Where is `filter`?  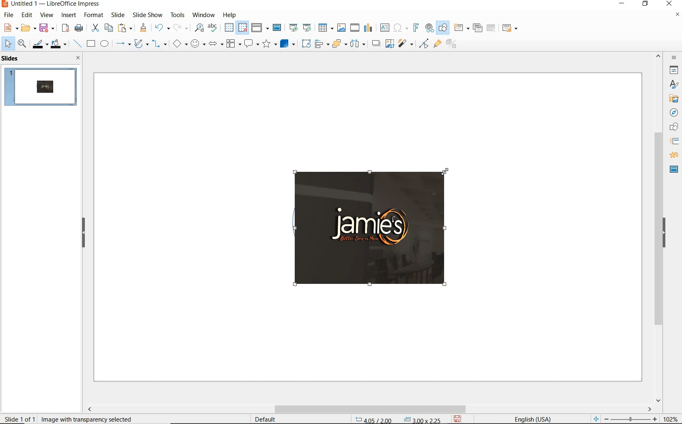 filter is located at coordinates (406, 42).